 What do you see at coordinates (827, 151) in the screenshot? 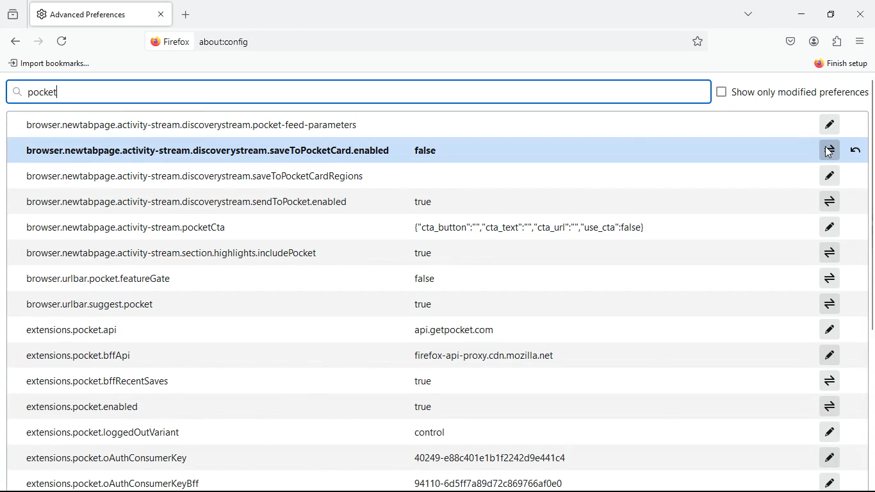
I see `switch` at bounding box center [827, 151].